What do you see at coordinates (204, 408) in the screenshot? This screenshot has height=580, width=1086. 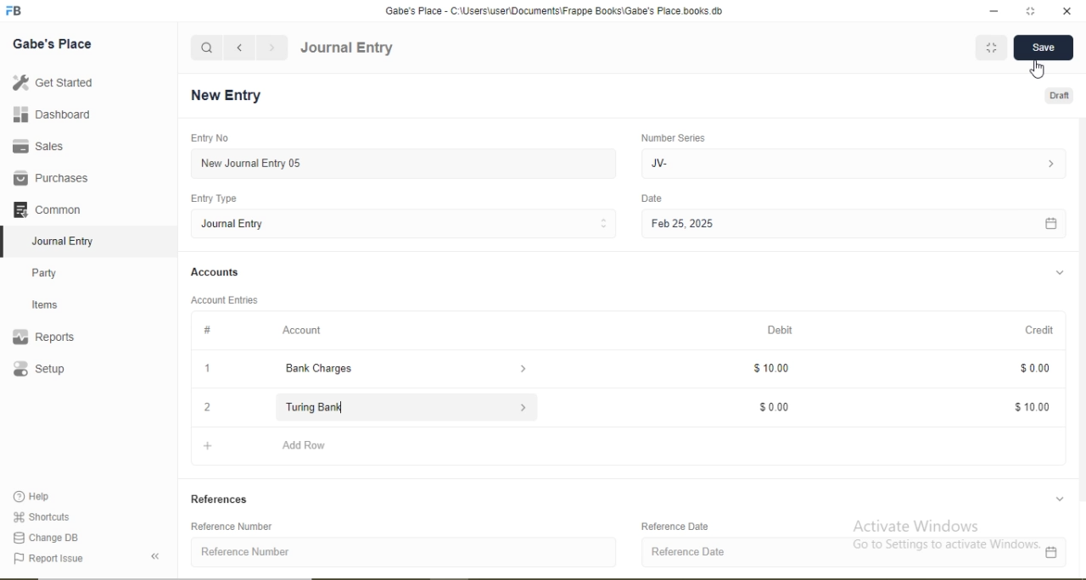 I see `2` at bounding box center [204, 408].